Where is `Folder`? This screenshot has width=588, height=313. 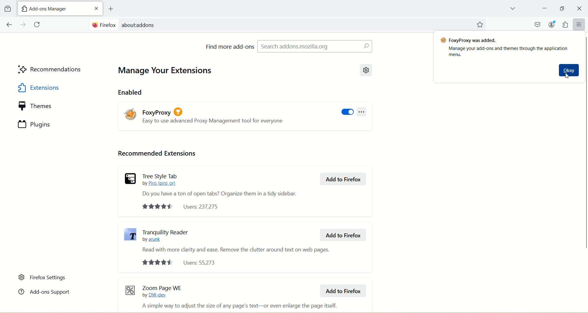
Folder is located at coordinates (7, 9).